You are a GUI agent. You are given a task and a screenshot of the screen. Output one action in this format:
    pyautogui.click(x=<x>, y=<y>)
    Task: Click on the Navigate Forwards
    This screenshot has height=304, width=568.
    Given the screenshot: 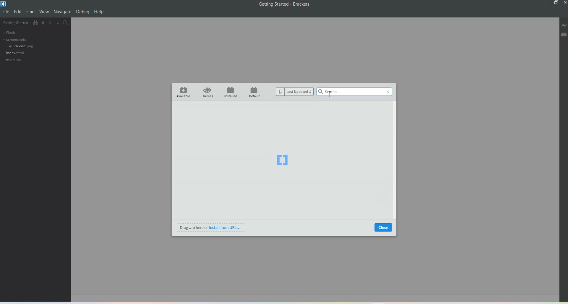 What is the action you would take?
    pyautogui.click(x=52, y=24)
    